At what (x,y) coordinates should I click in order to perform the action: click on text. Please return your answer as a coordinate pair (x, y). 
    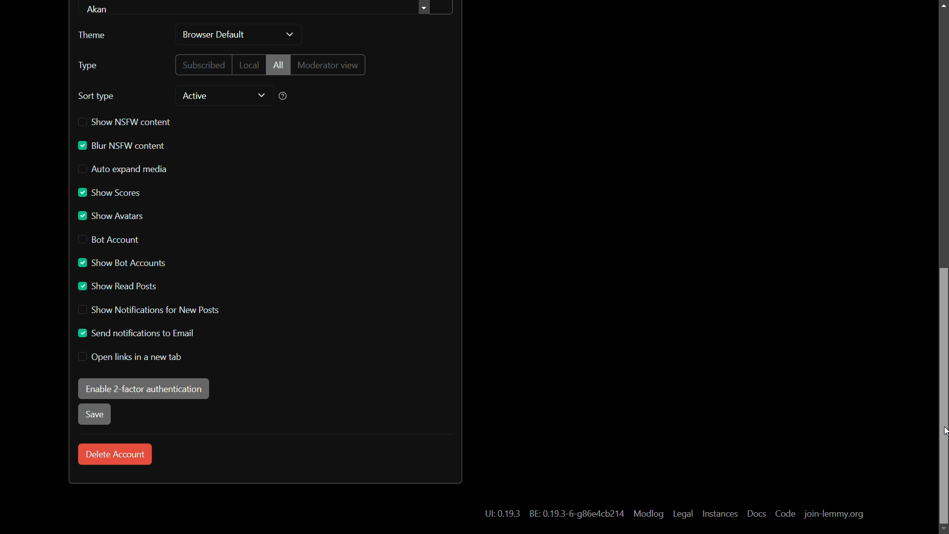
    Looking at the image, I should click on (502, 514).